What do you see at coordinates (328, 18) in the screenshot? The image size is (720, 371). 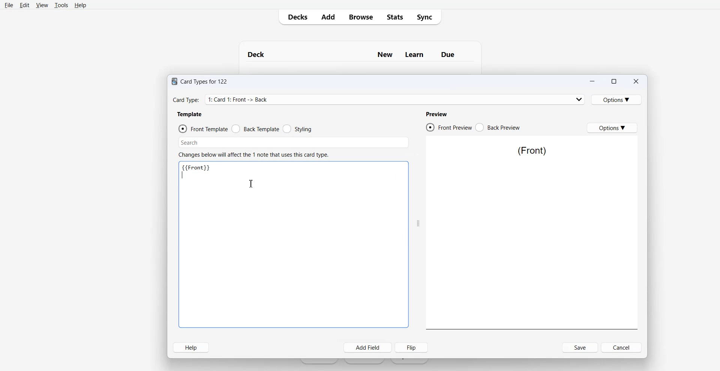 I see `Add` at bounding box center [328, 18].